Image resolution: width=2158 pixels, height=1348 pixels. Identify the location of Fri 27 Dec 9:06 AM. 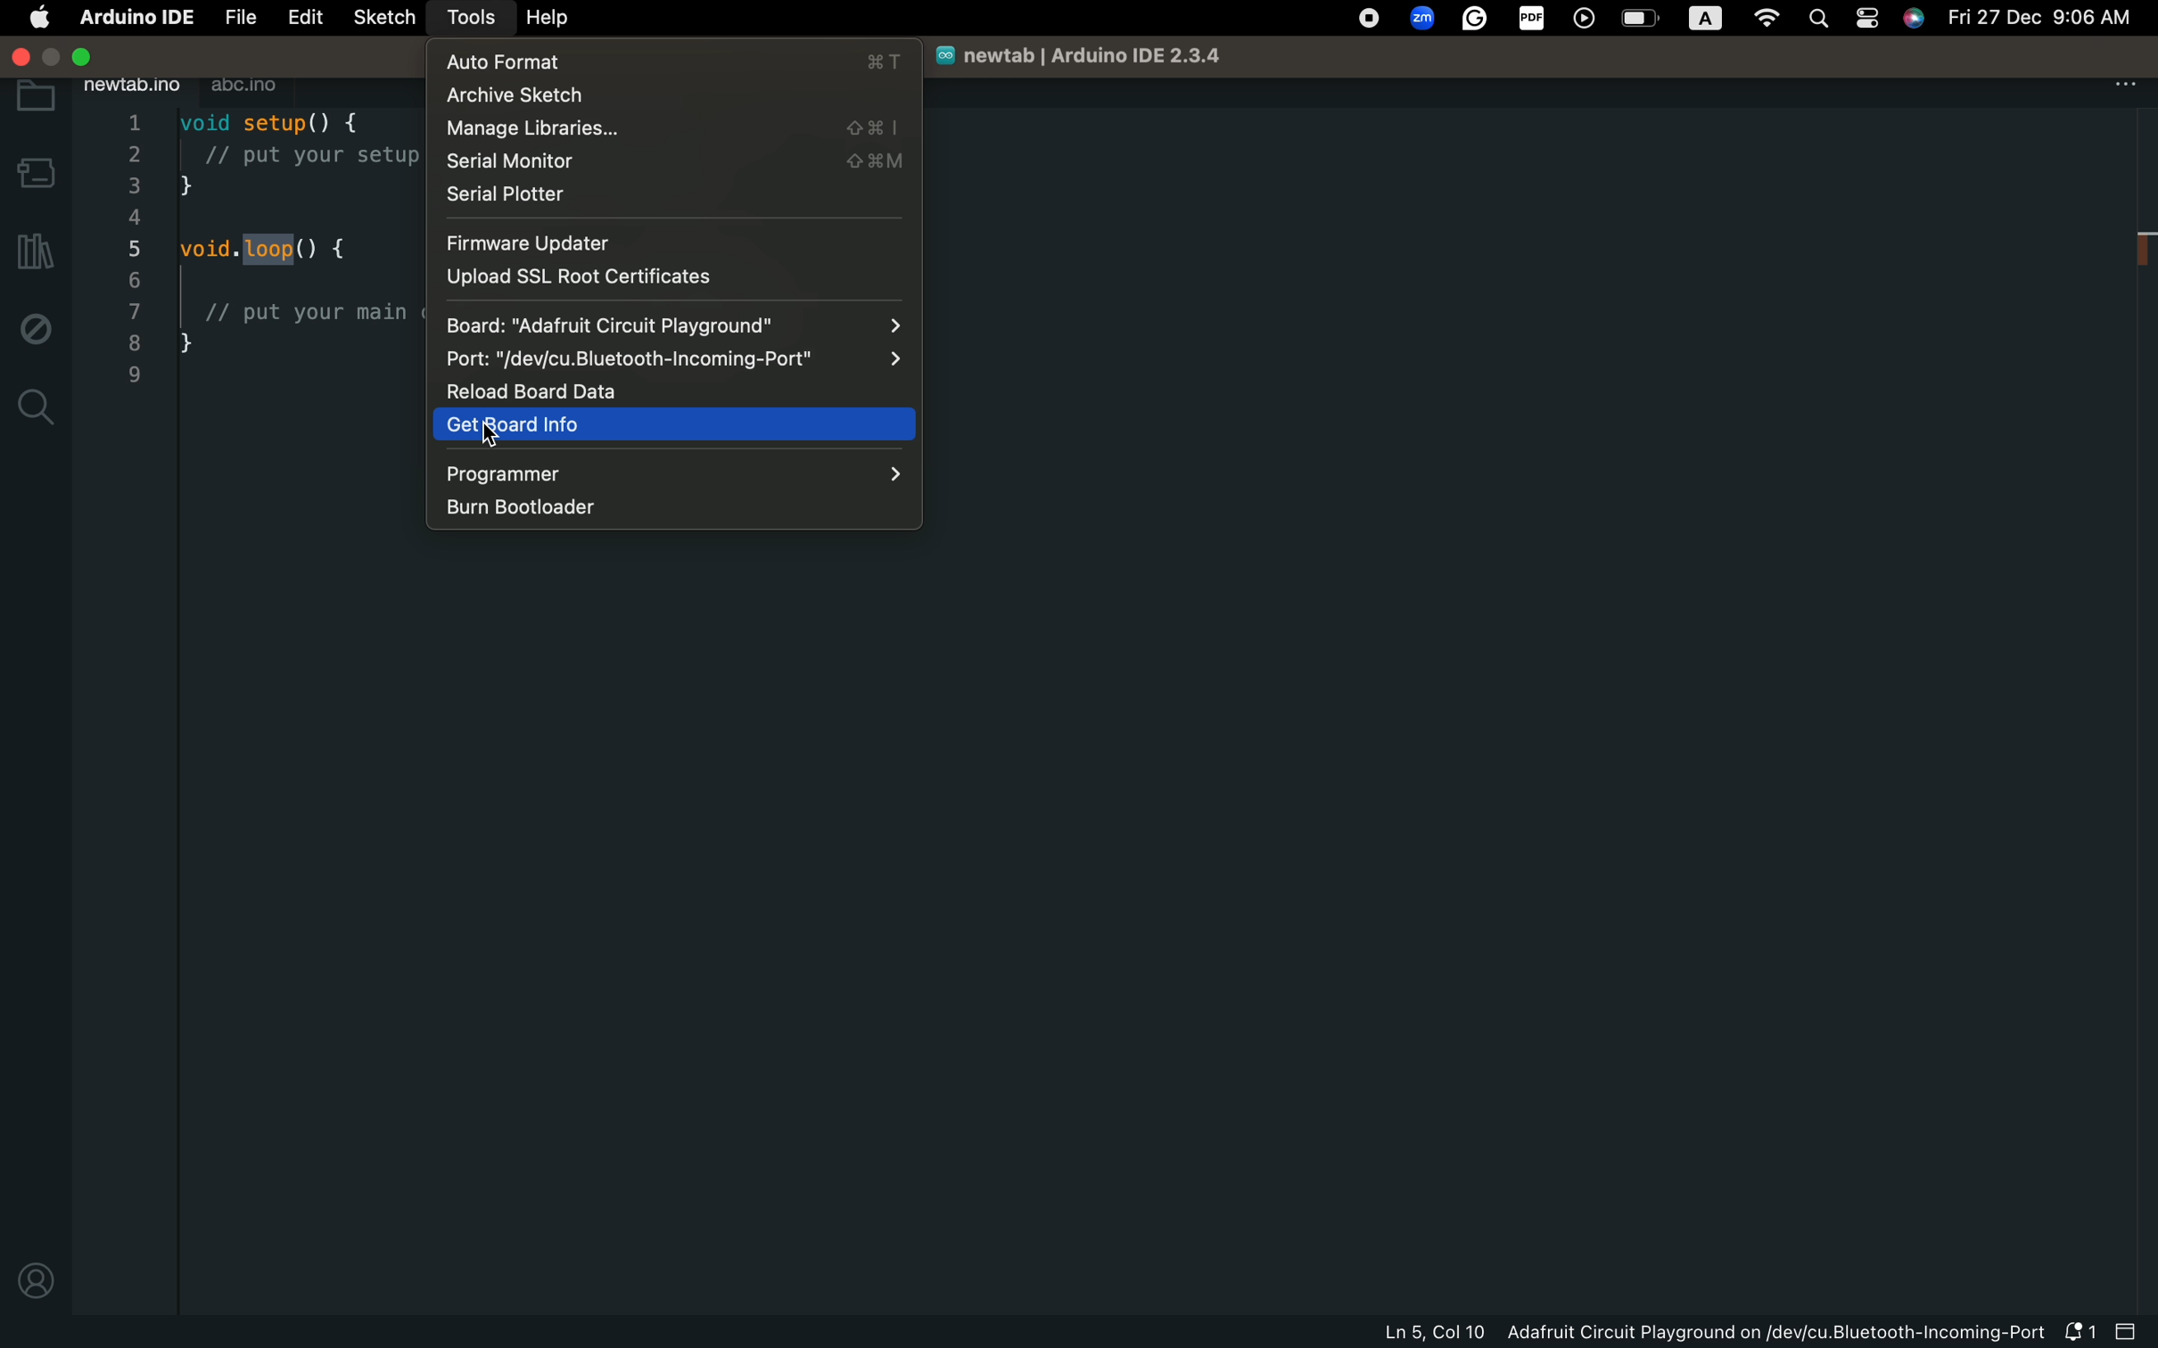
(2038, 19).